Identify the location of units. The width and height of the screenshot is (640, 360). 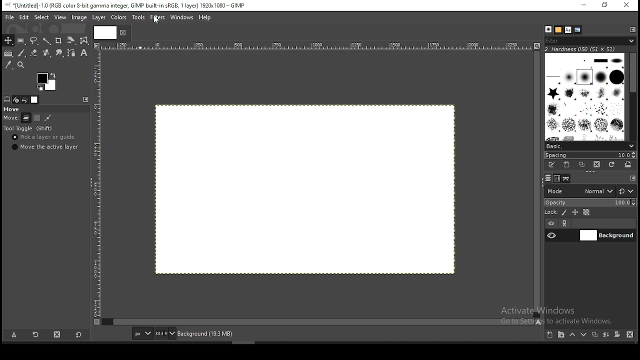
(142, 333).